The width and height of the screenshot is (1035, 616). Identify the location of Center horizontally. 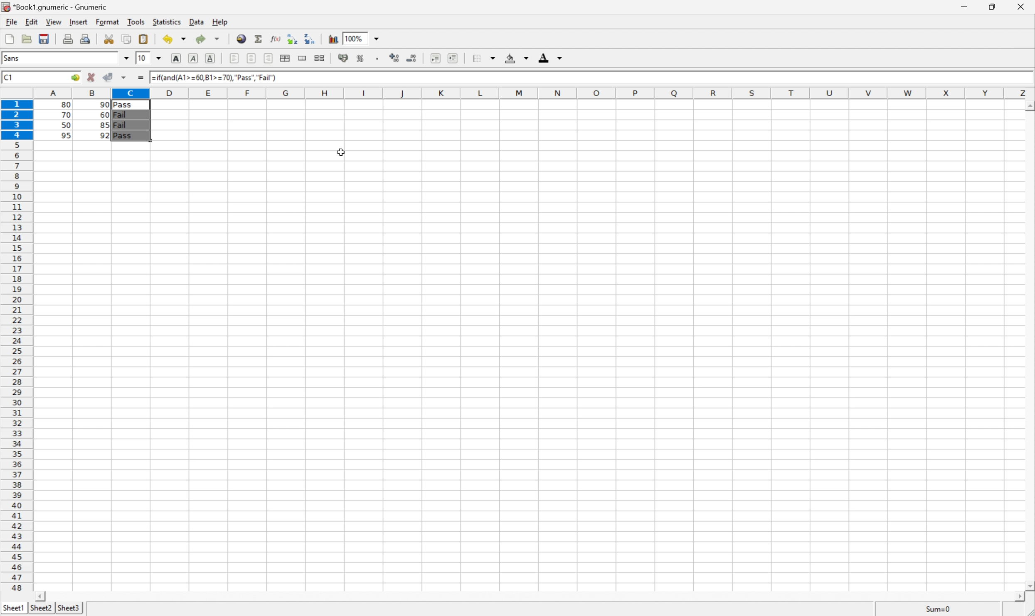
(252, 59).